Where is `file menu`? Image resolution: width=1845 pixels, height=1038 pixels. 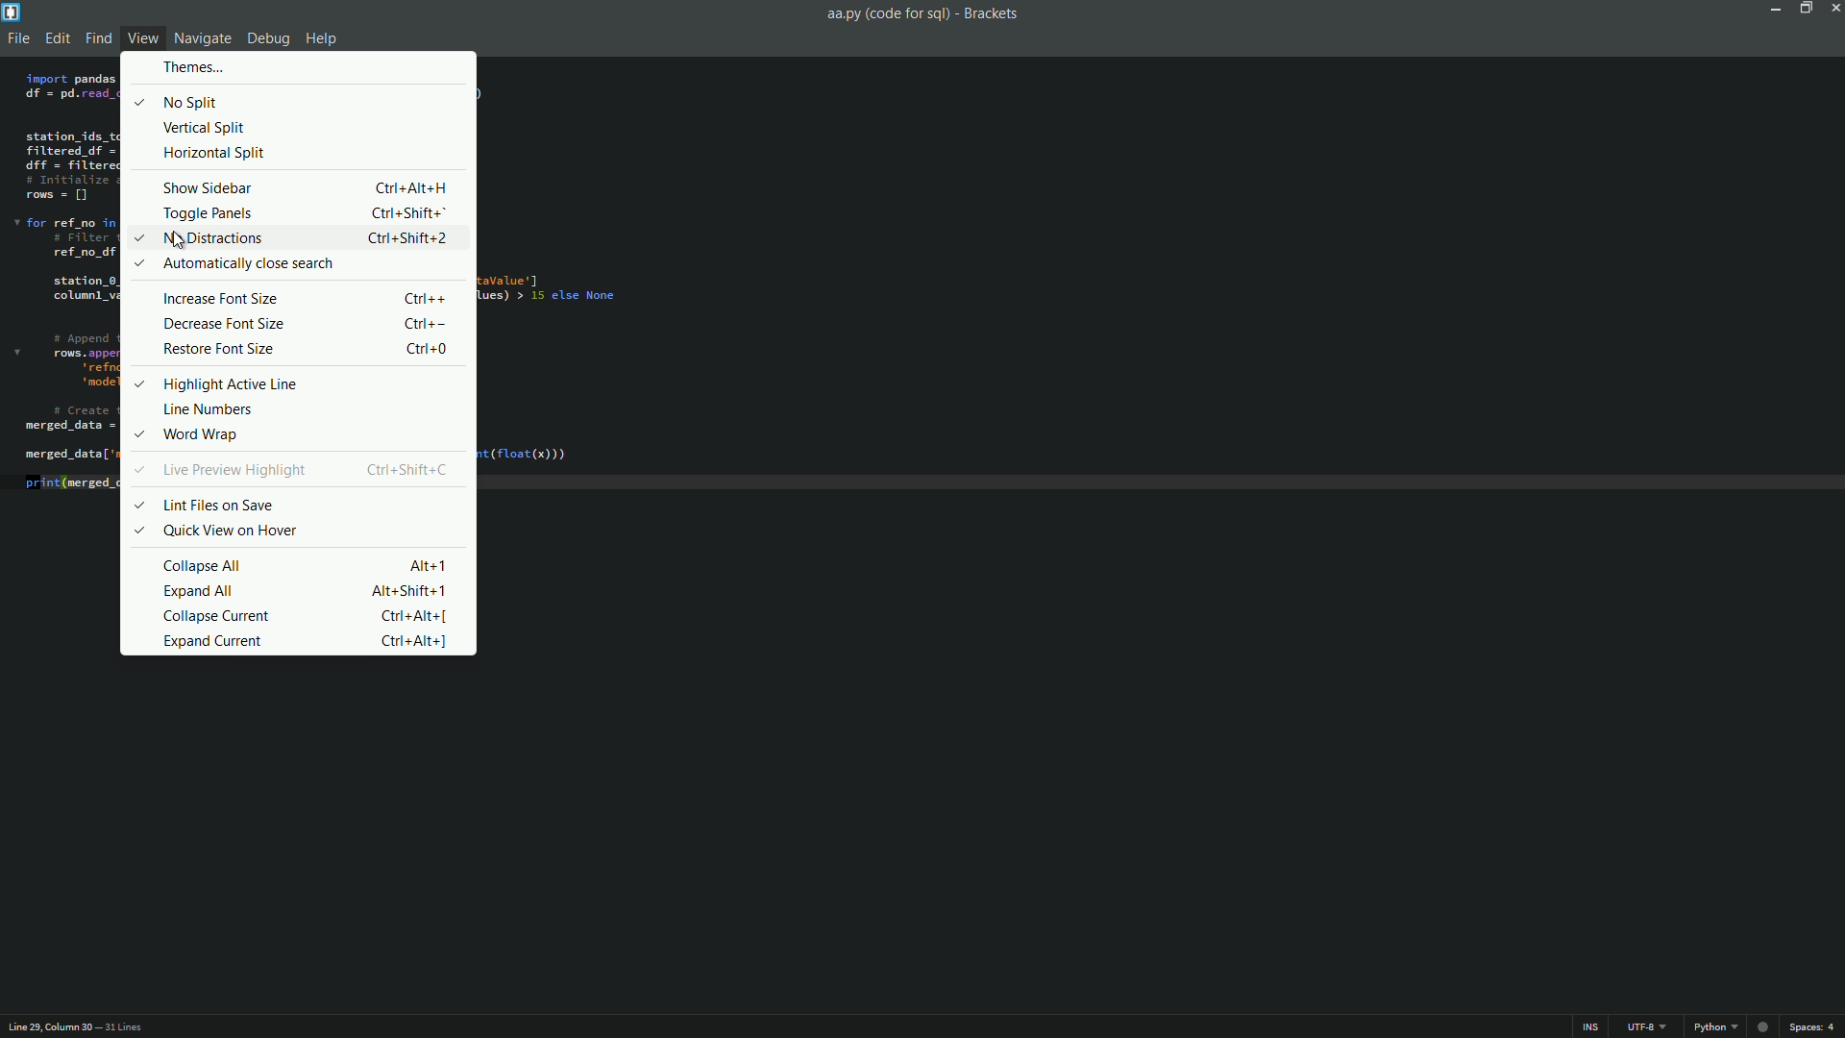 file menu is located at coordinates (19, 37).